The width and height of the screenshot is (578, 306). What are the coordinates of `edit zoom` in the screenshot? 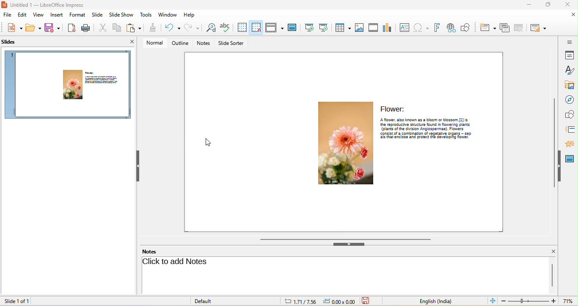 It's located at (529, 301).